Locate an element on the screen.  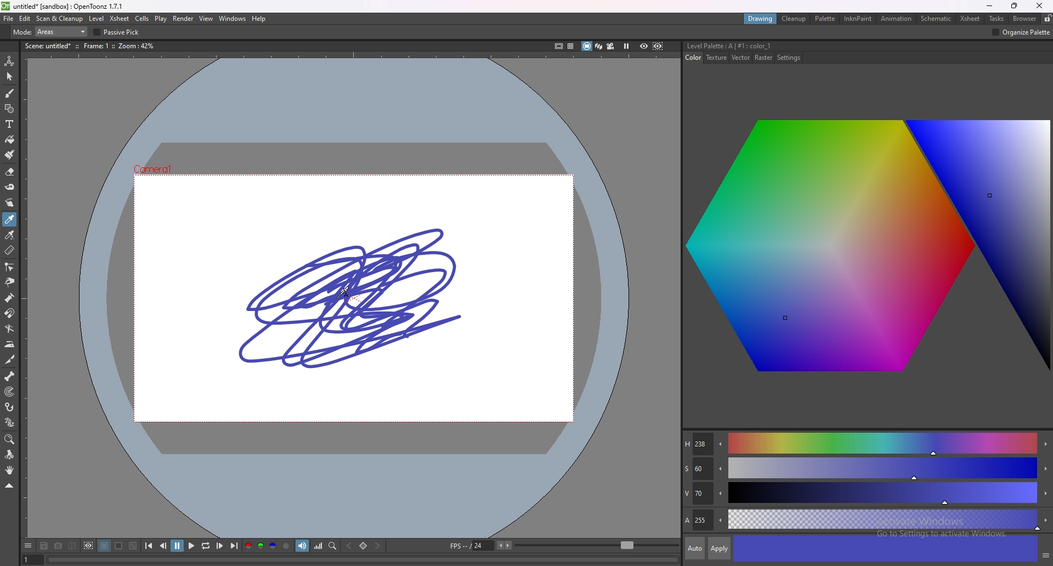
auto is located at coordinates (695, 548).